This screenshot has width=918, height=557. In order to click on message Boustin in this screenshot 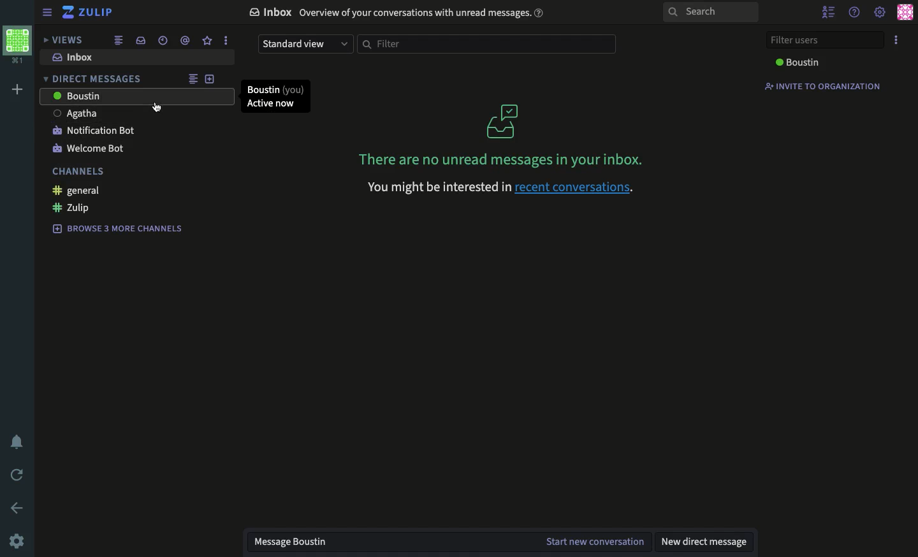, I will do `click(291, 544)`.